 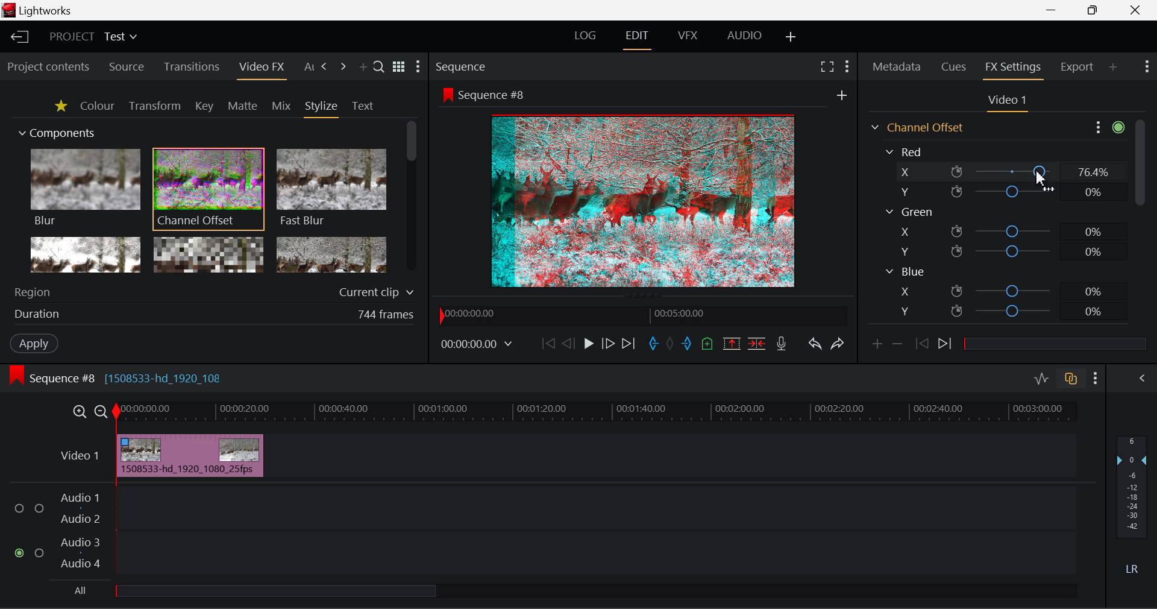 I want to click on Remove All Marks, so click(x=669, y=344).